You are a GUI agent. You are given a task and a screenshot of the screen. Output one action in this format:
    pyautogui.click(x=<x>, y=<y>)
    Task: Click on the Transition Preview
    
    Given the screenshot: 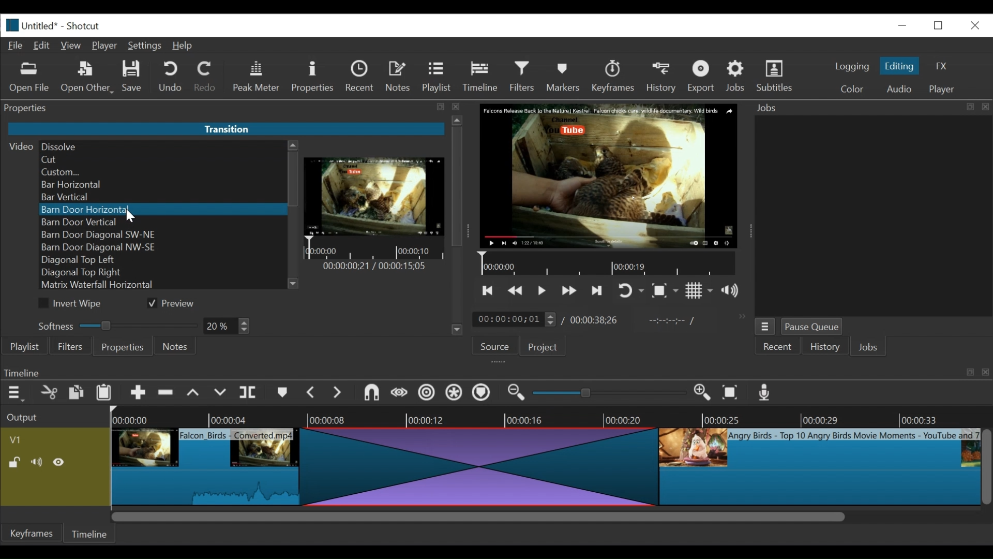 What is the action you would take?
    pyautogui.click(x=371, y=195)
    